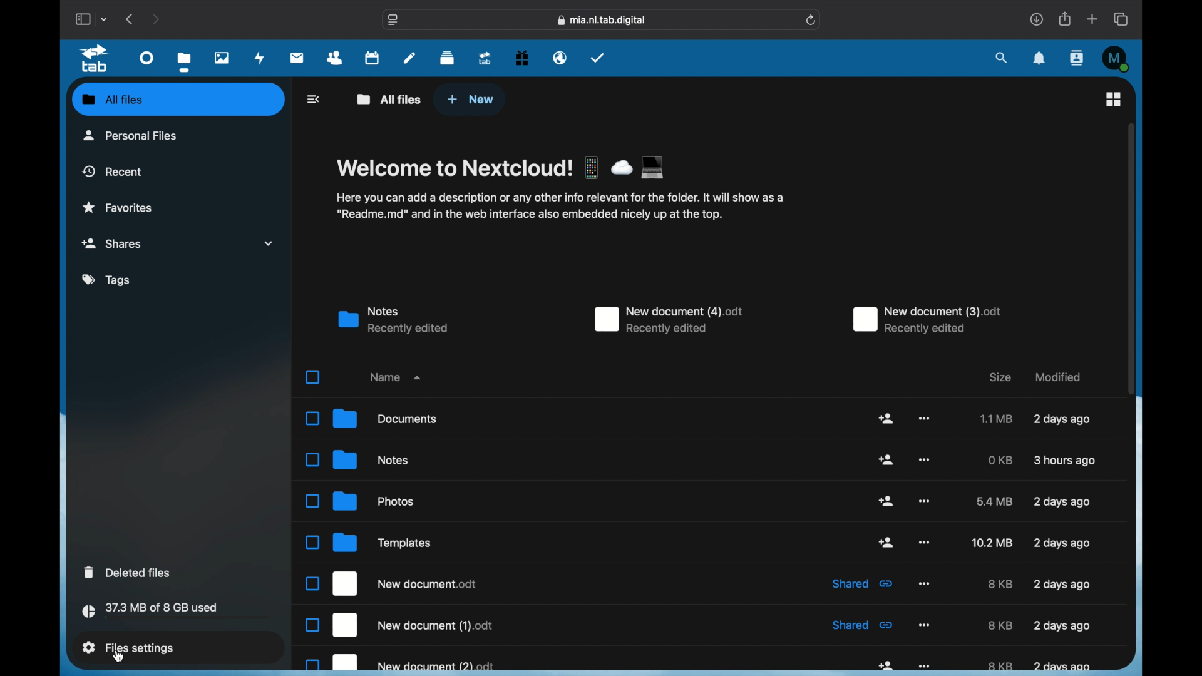 The width and height of the screenshot is (1202, 676). Describe the element at coordinates (81, 19) in the screenshot. I see `show sidebar` at that location.